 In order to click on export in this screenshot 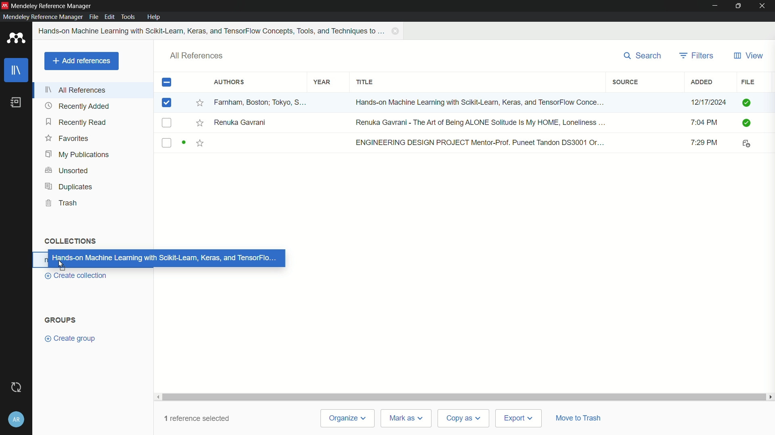, I will do `click(517, 419)`.